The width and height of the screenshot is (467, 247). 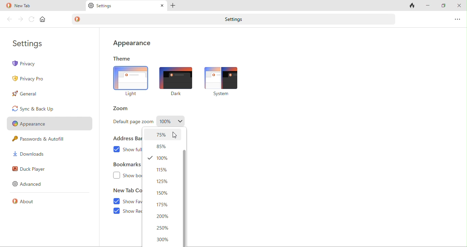 What do you see at coordinates (135, 43) in the screenshot?
I see `appearance` at bounding box center [135, 43].